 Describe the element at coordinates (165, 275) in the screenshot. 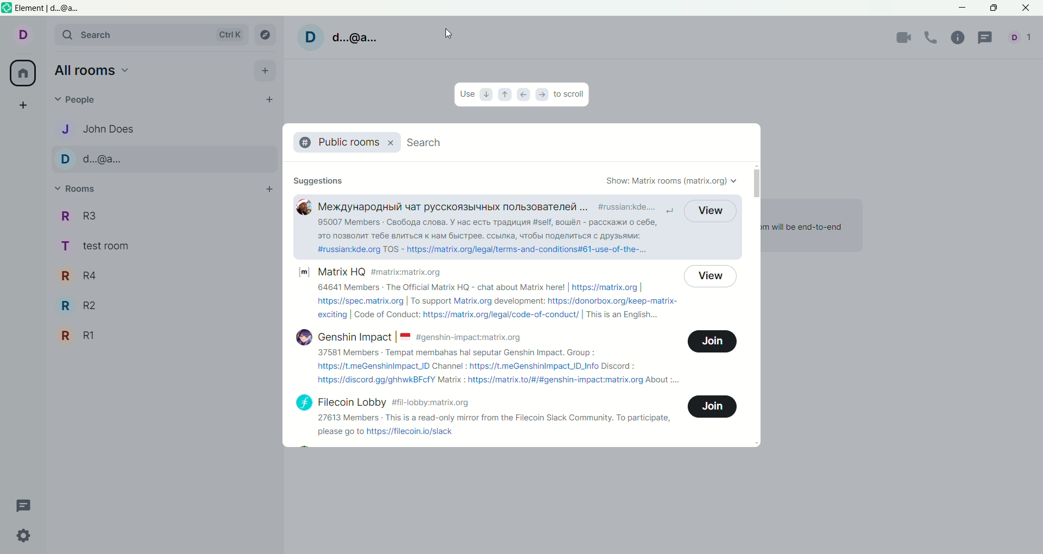

I see `R4` at that location.